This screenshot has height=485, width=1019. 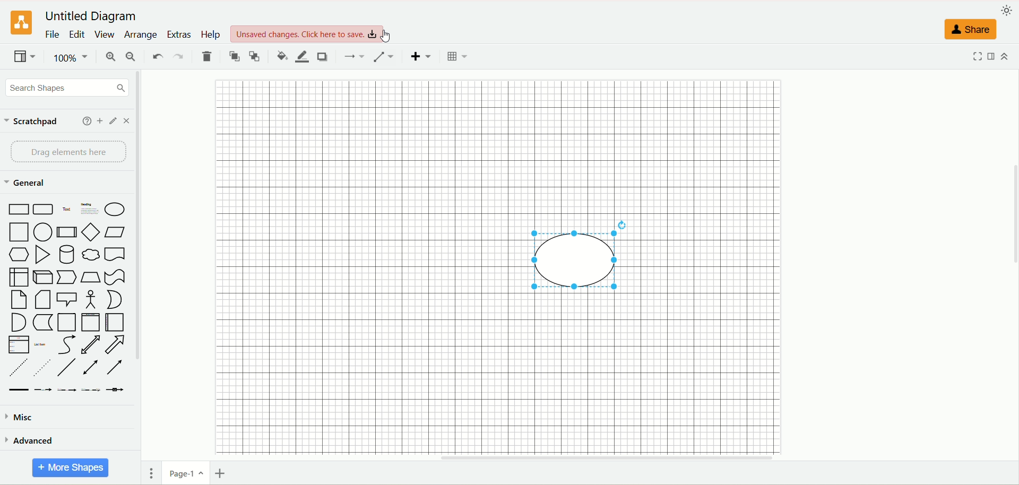 What do you see at coordinates (210, 36) in the screenshot?
I see `help` at bounding box center [210, 36].